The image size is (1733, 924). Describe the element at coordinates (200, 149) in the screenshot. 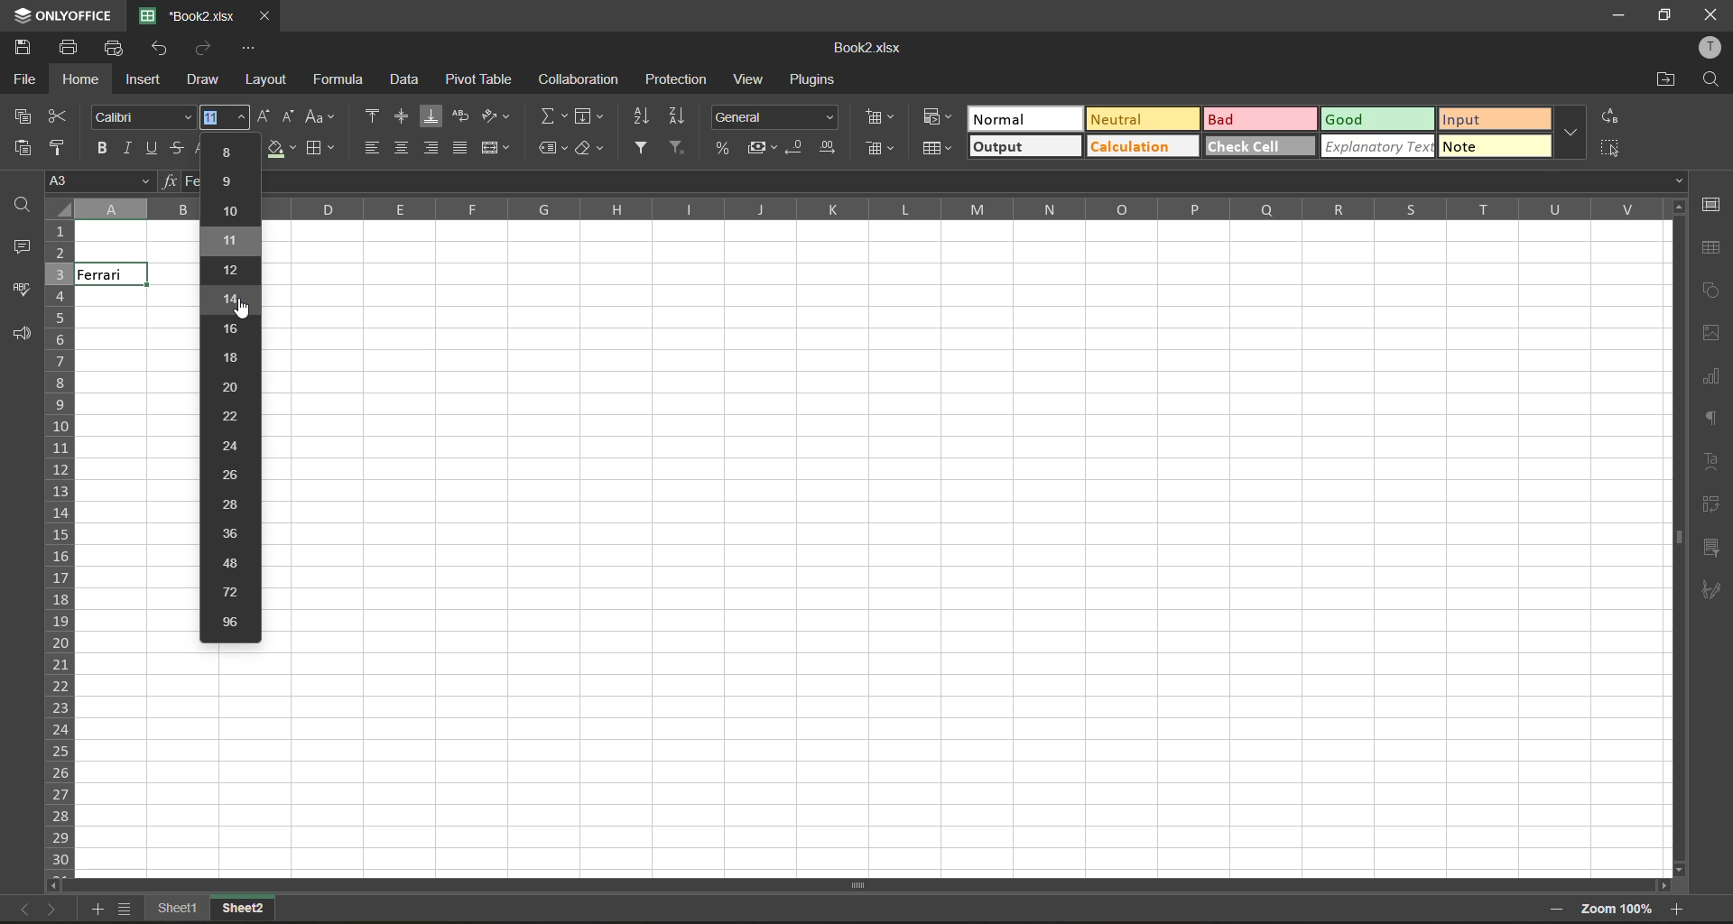

I see `sub/superscript` at that location.